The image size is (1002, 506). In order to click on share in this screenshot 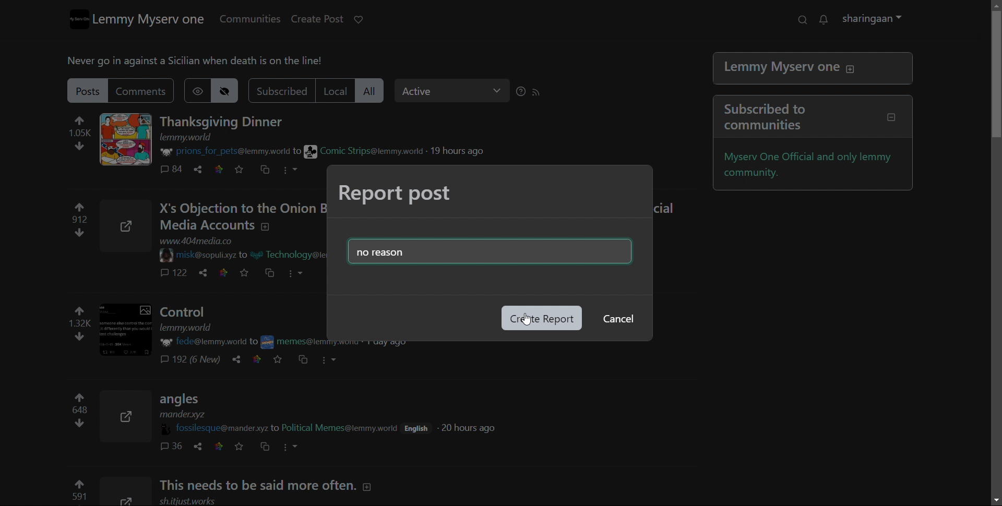, I will do `click(200, 446)`.